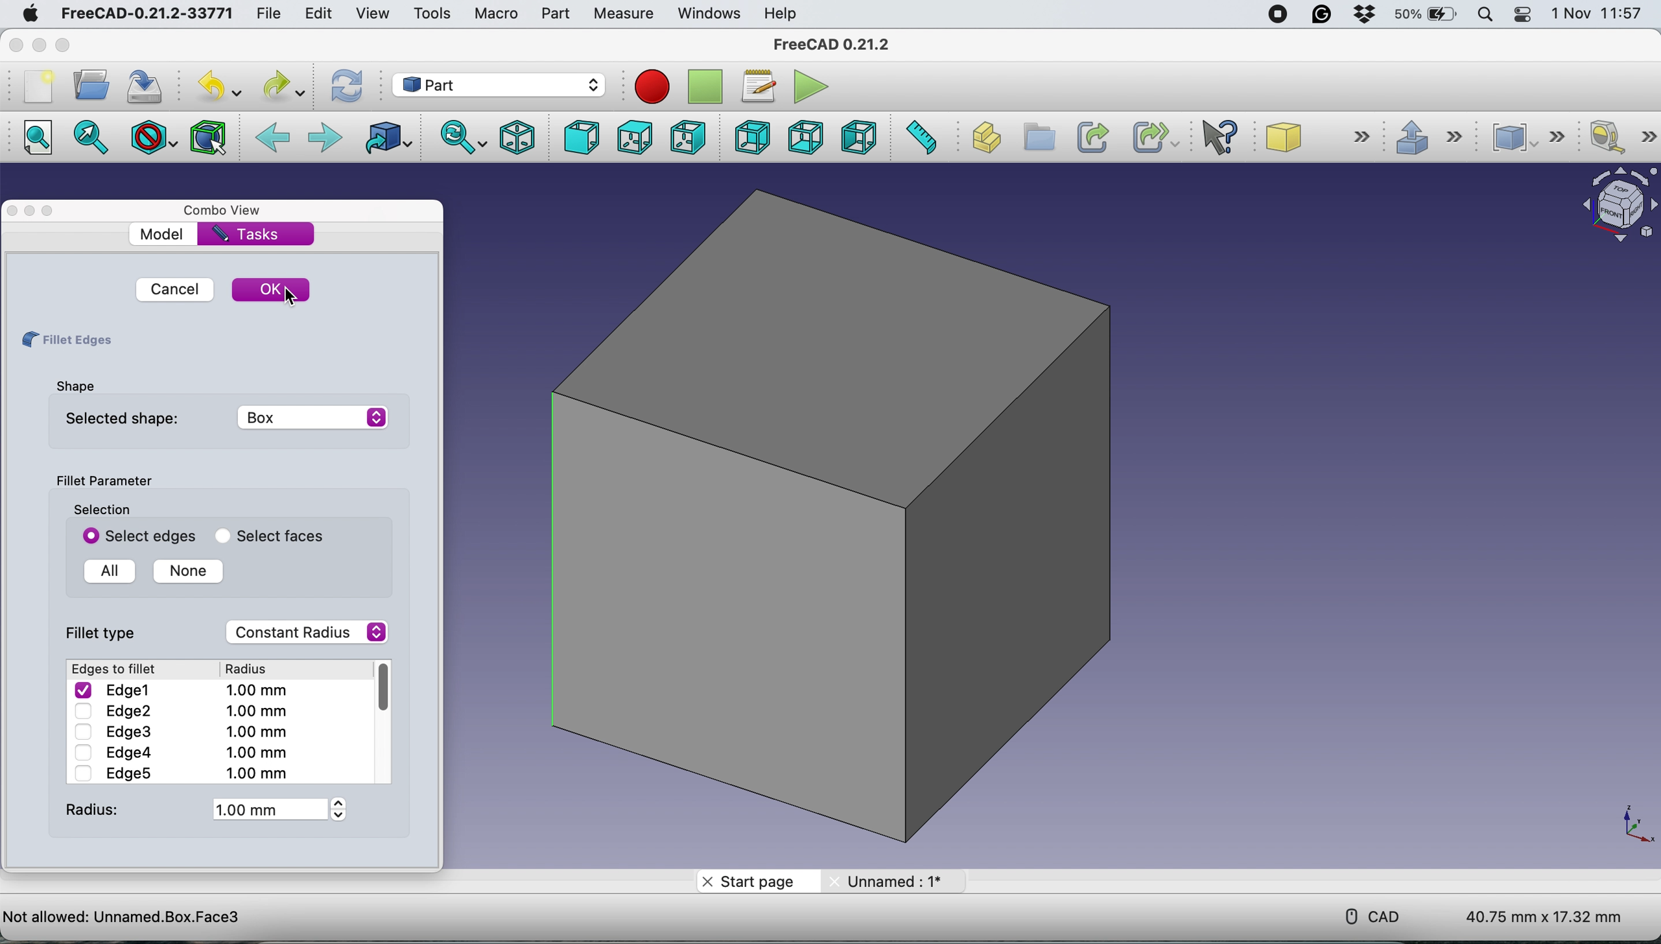  I want to click on minimise, so click(40, 46).